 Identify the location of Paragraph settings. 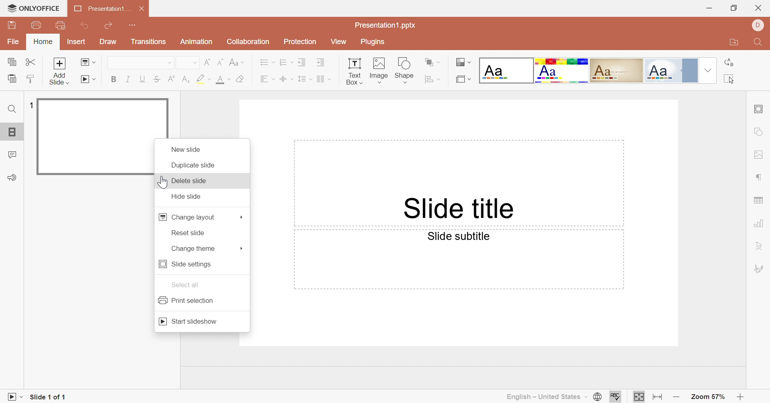
(759, 178).